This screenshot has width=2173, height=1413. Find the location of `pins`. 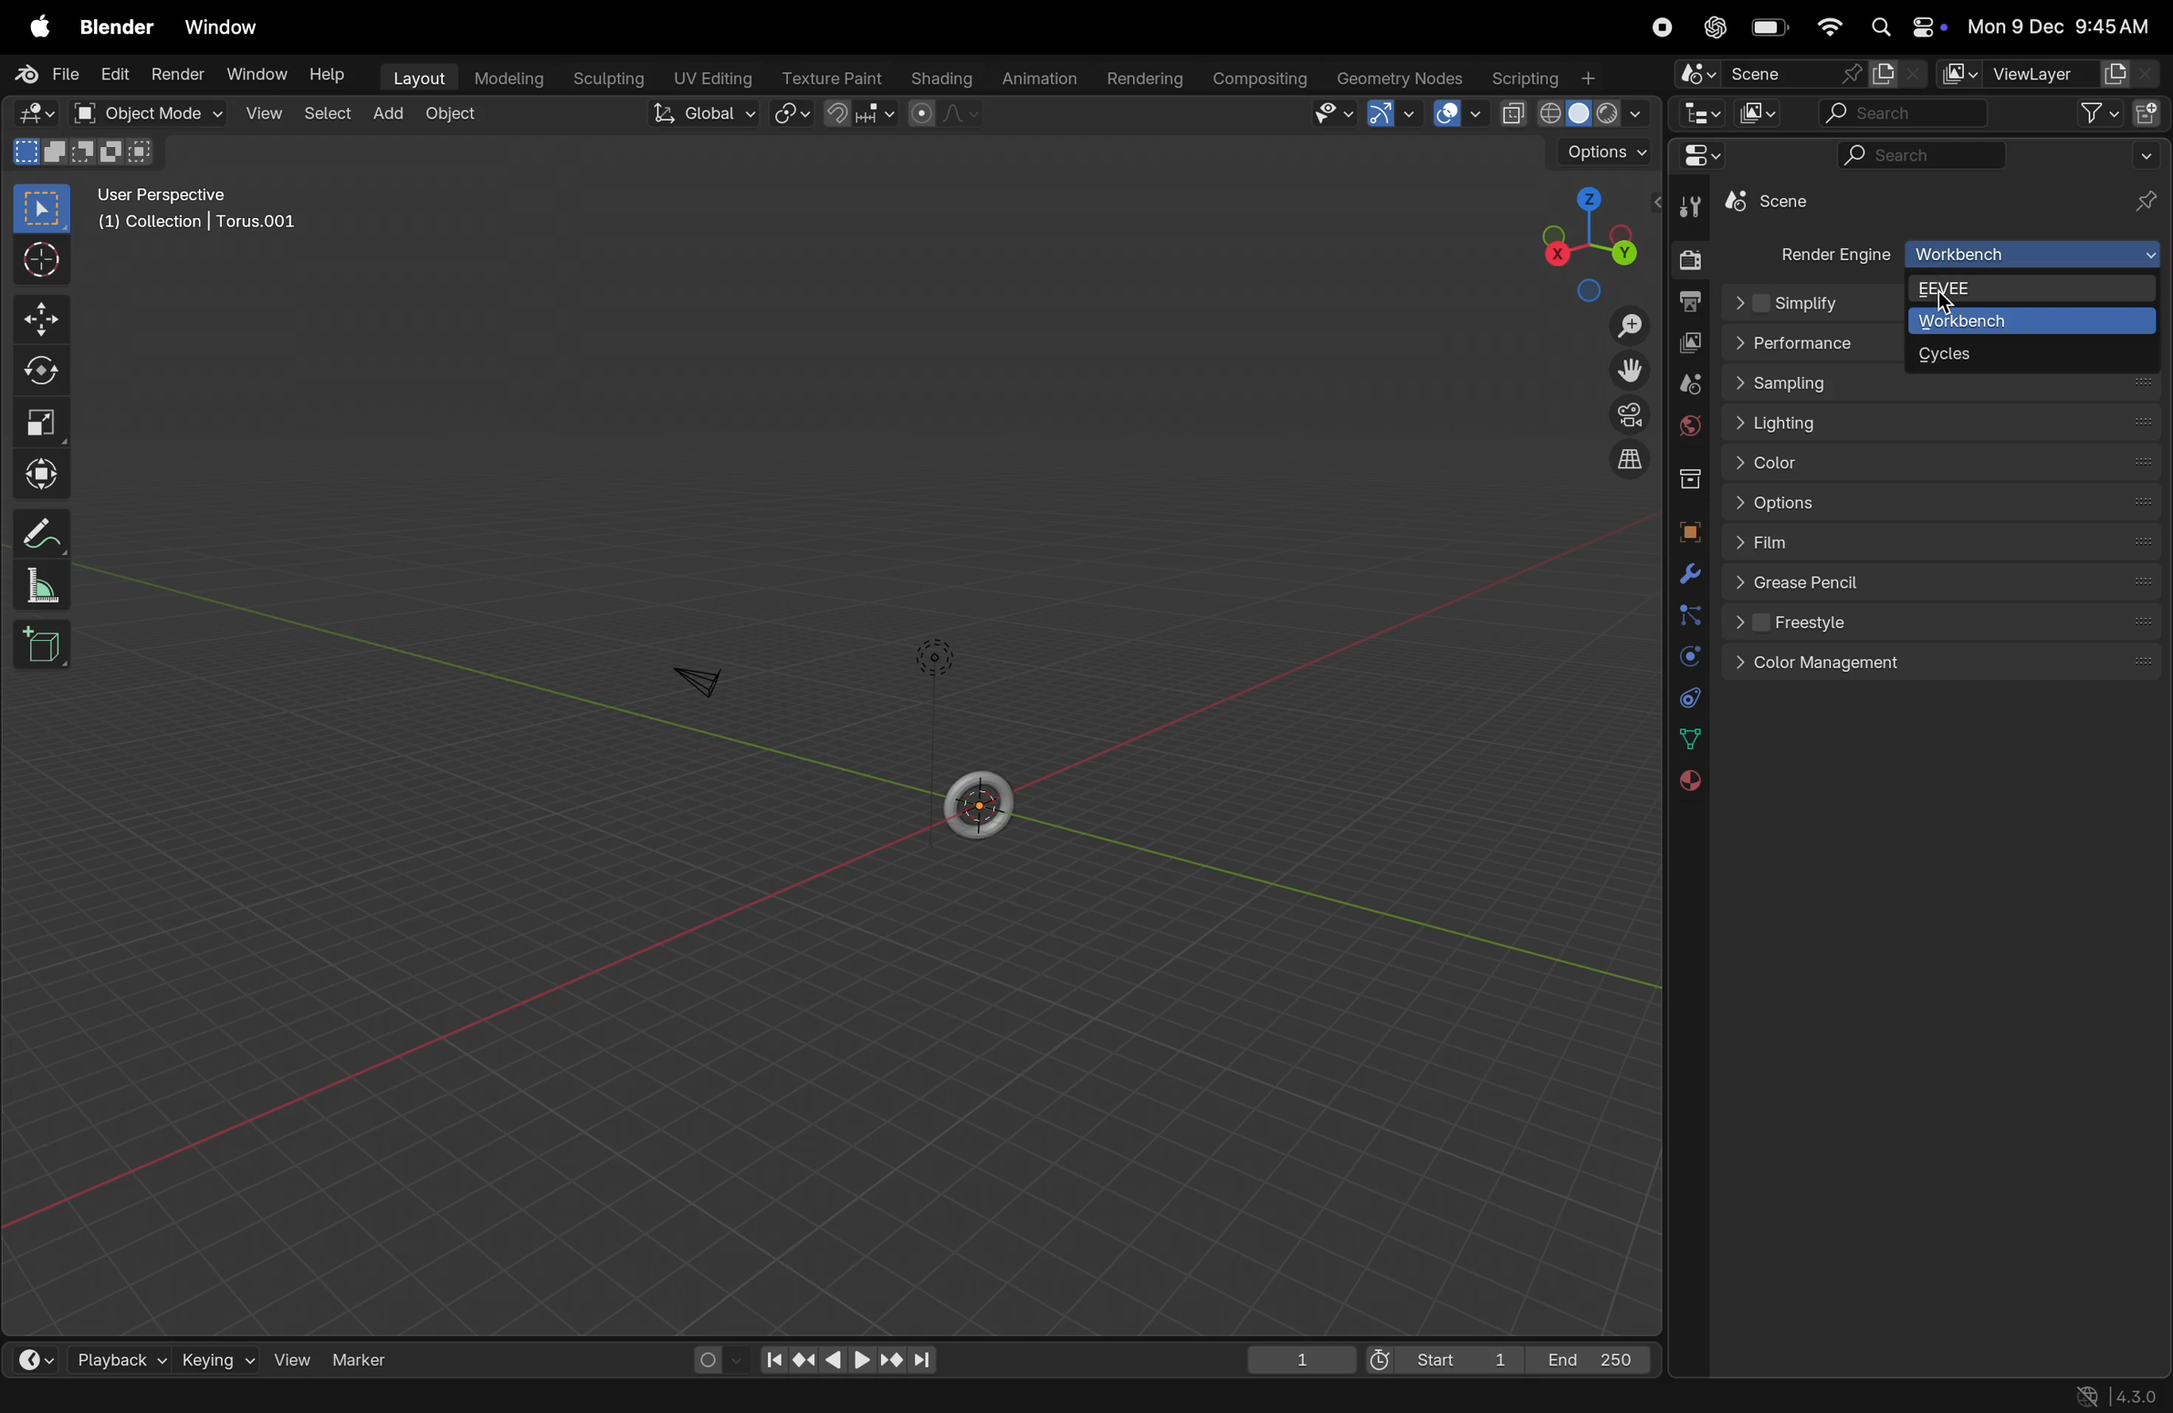

pins is located at coordinates (2148, 202).